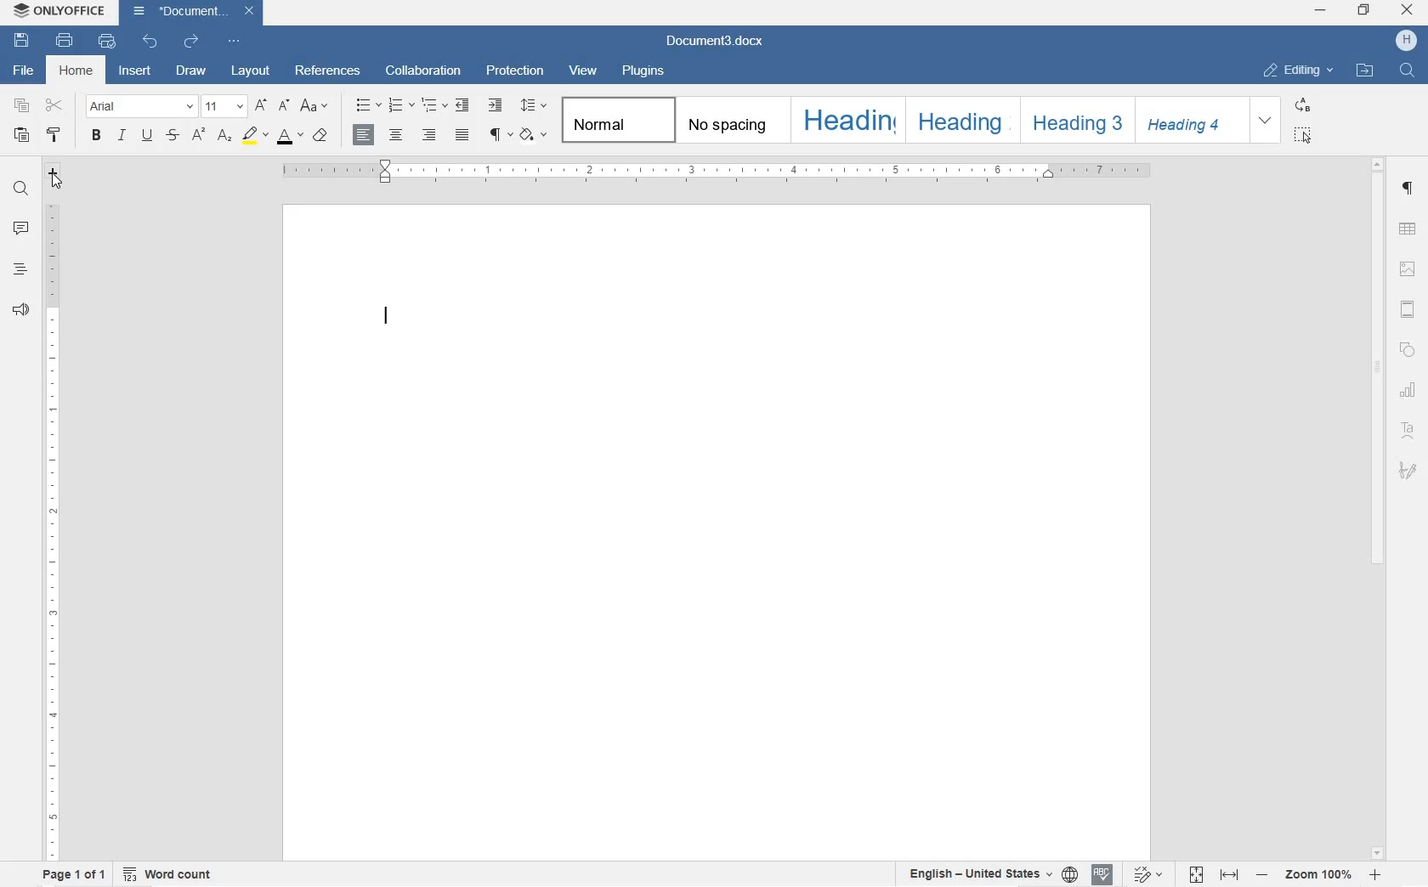 Image resolution: width=1428 pixels, height=887 pixels. Describe the element at coordinates (289, 136) in the screenshot. I see `FONT COLOR` at that location.